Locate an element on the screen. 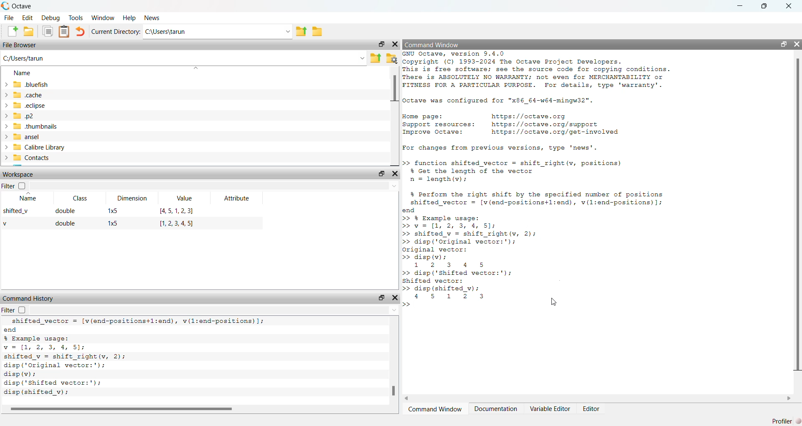 This screenshot has width=802, height=426. hide widget is located at coordinates (396, 44).